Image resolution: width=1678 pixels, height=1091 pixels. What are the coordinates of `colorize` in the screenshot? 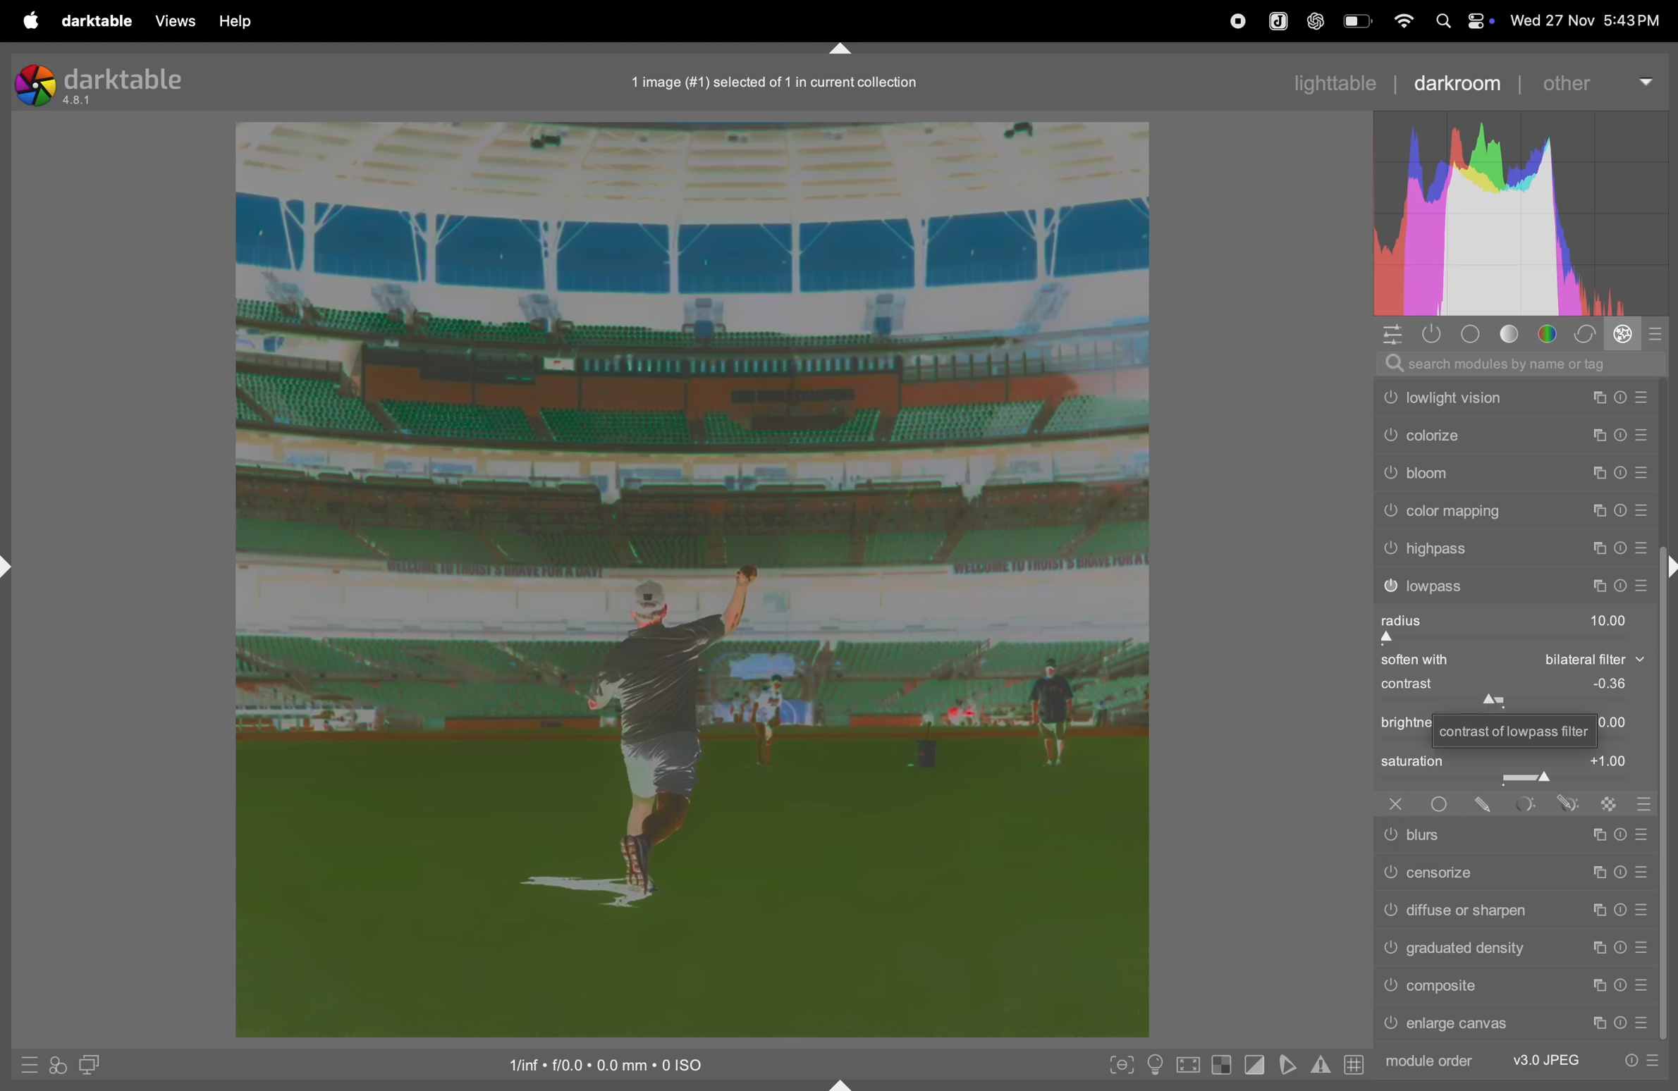 It's located at (1512, 438).